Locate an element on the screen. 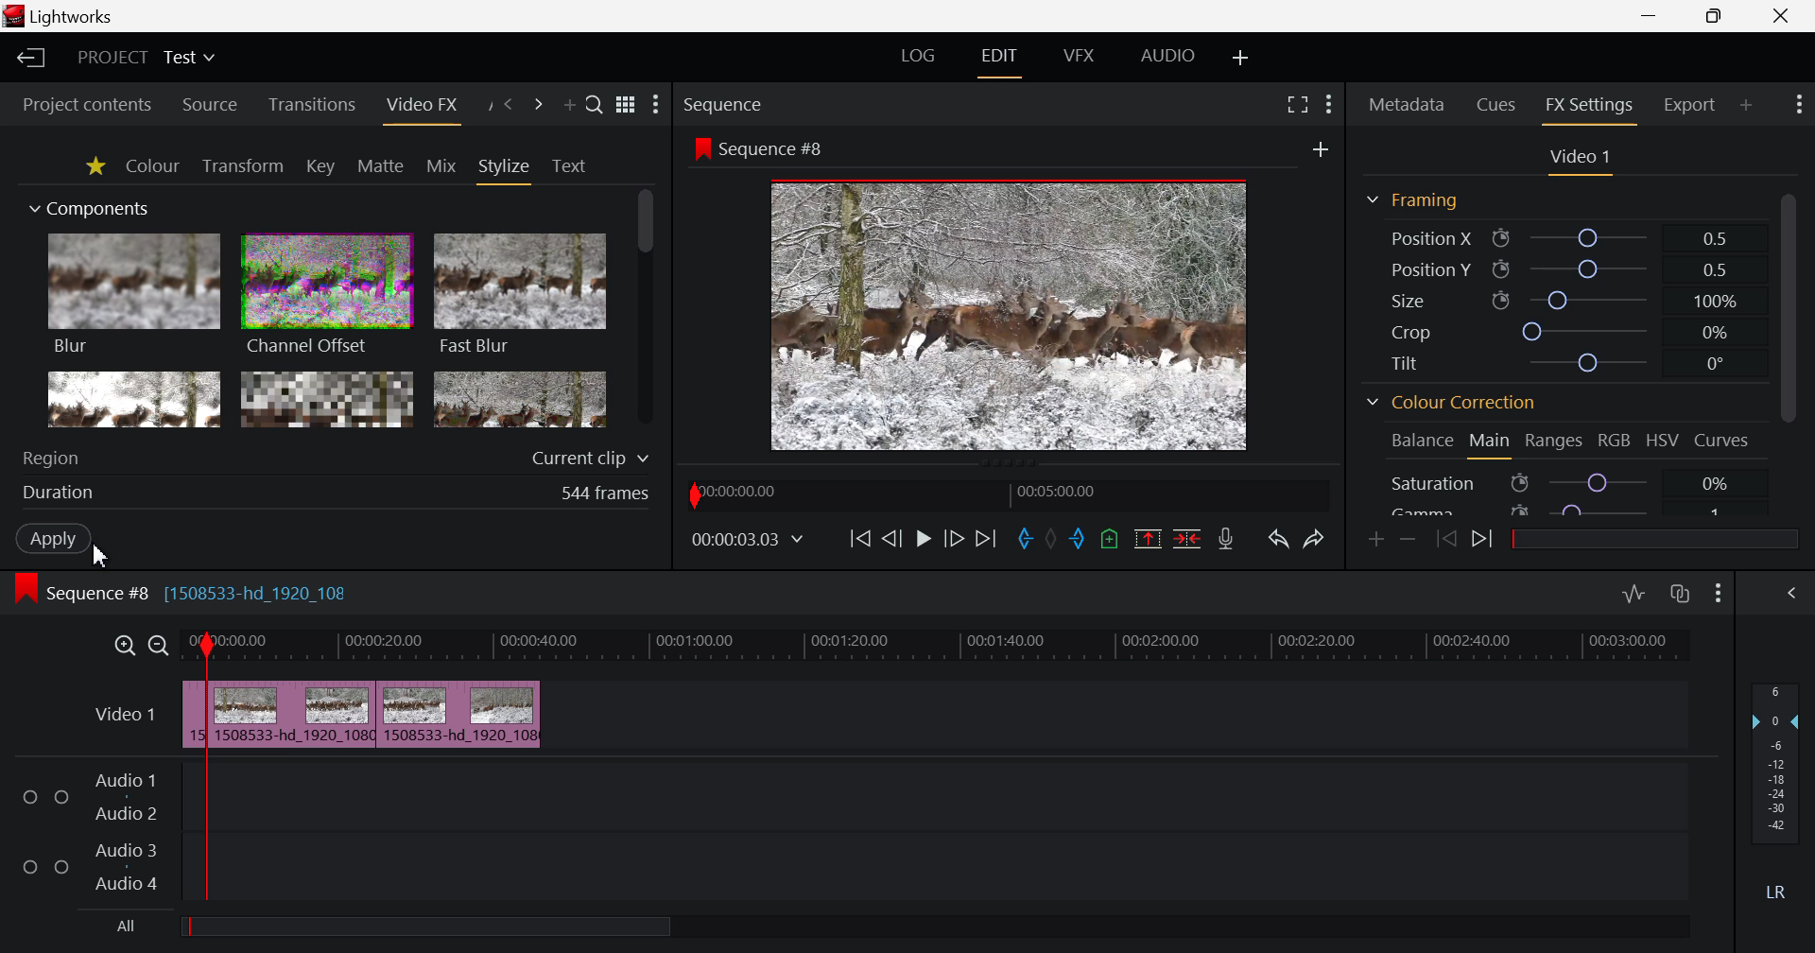 The width and height of the screenshot is (1815, 953). Metadata is located at coordinates (1405, 106).